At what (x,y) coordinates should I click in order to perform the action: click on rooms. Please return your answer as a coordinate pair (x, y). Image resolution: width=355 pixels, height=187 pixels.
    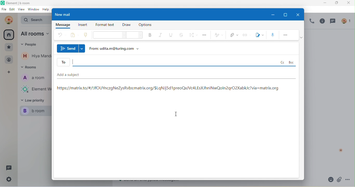
    Looking at the image, I should click on (30, 68).